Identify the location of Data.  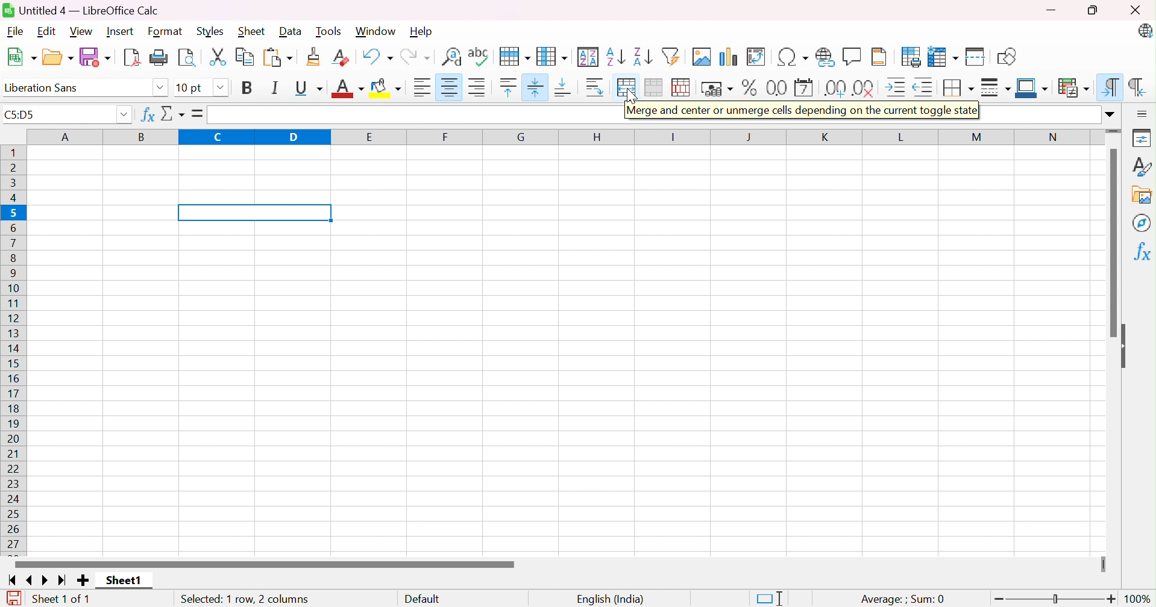
(292, 31).